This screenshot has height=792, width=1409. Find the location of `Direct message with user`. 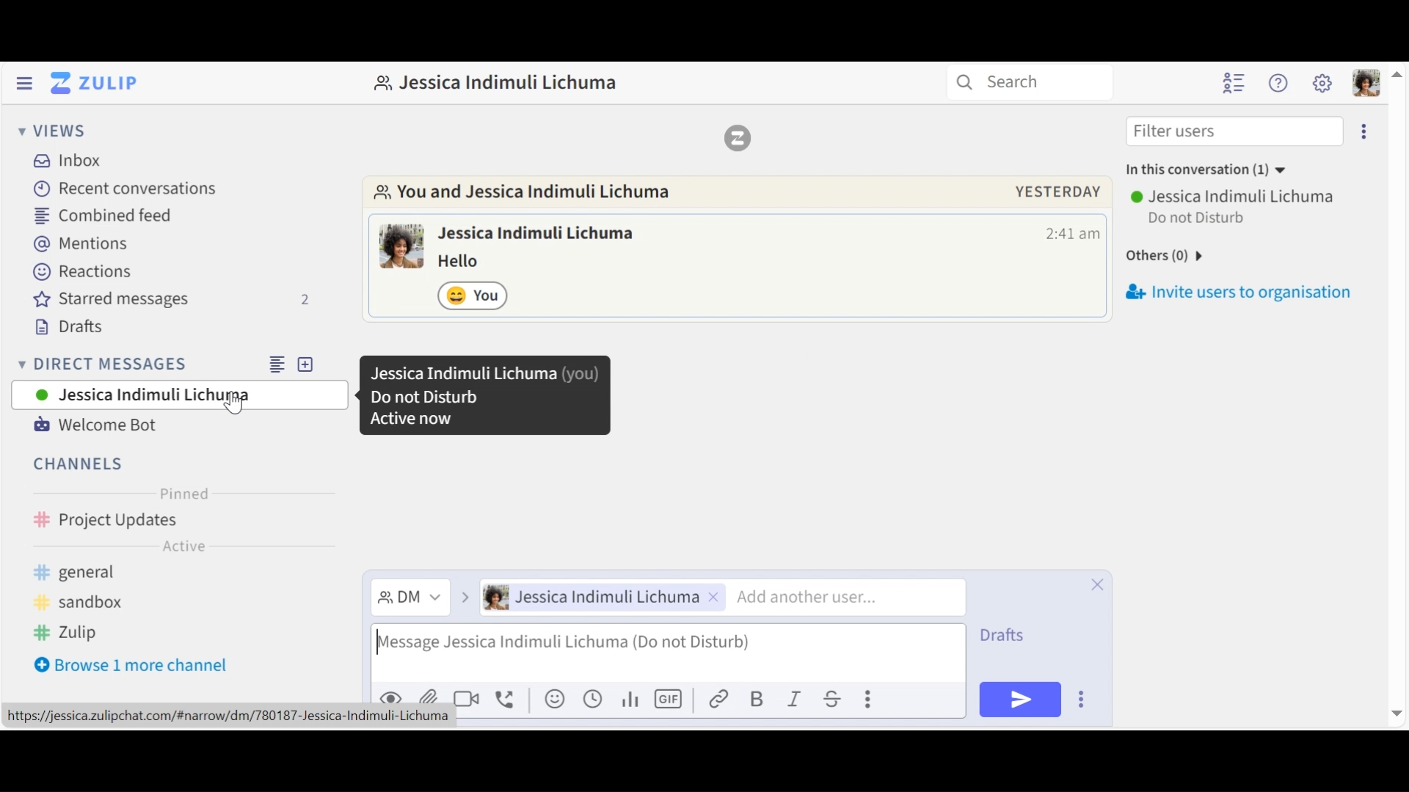

Direct message with user is located at coordinates (504, 83).